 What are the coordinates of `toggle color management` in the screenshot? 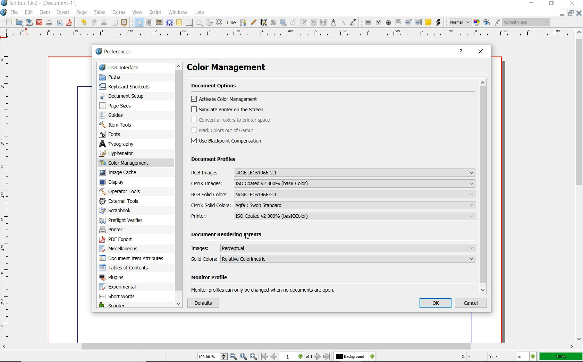 It's located at (477, 22).